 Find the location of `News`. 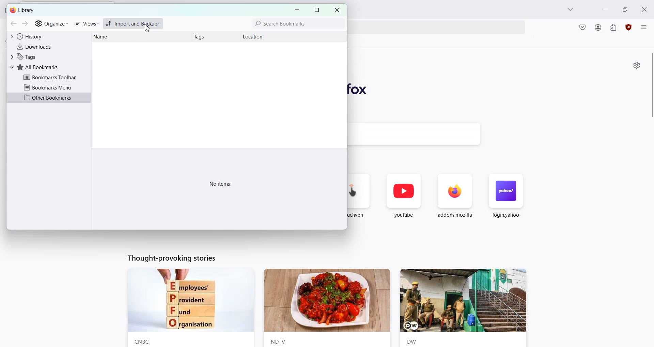

News is located at coordinates (467, 308).